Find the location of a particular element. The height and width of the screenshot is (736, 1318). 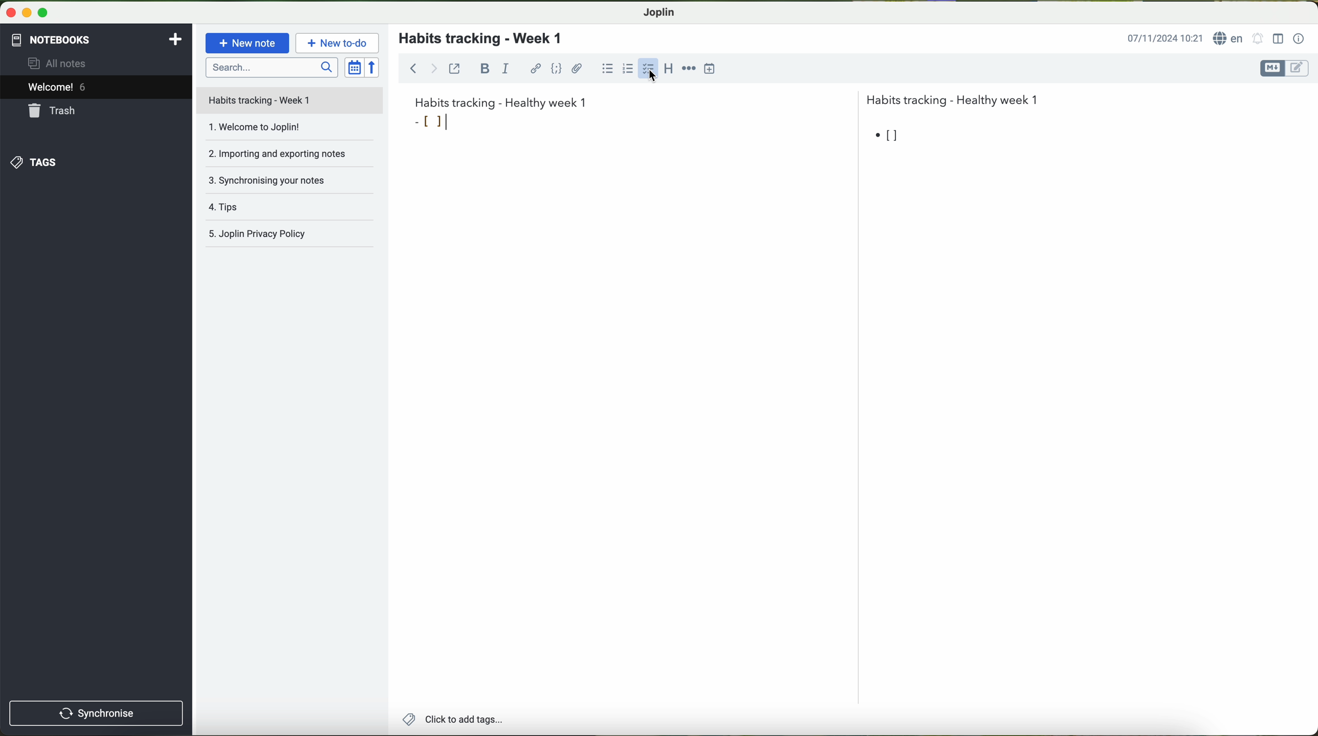

reverse sort order is located at coordinates (373, 67).